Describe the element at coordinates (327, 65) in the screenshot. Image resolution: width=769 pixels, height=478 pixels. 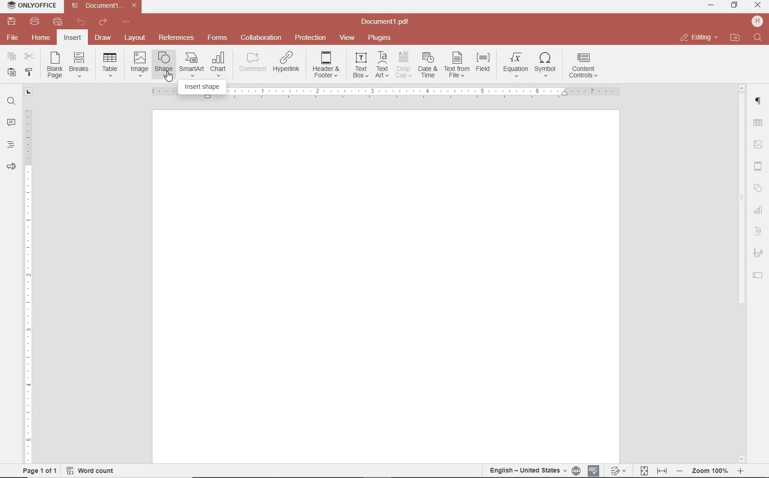
I see `EDIT HEADER OR FOOTER` at that location.